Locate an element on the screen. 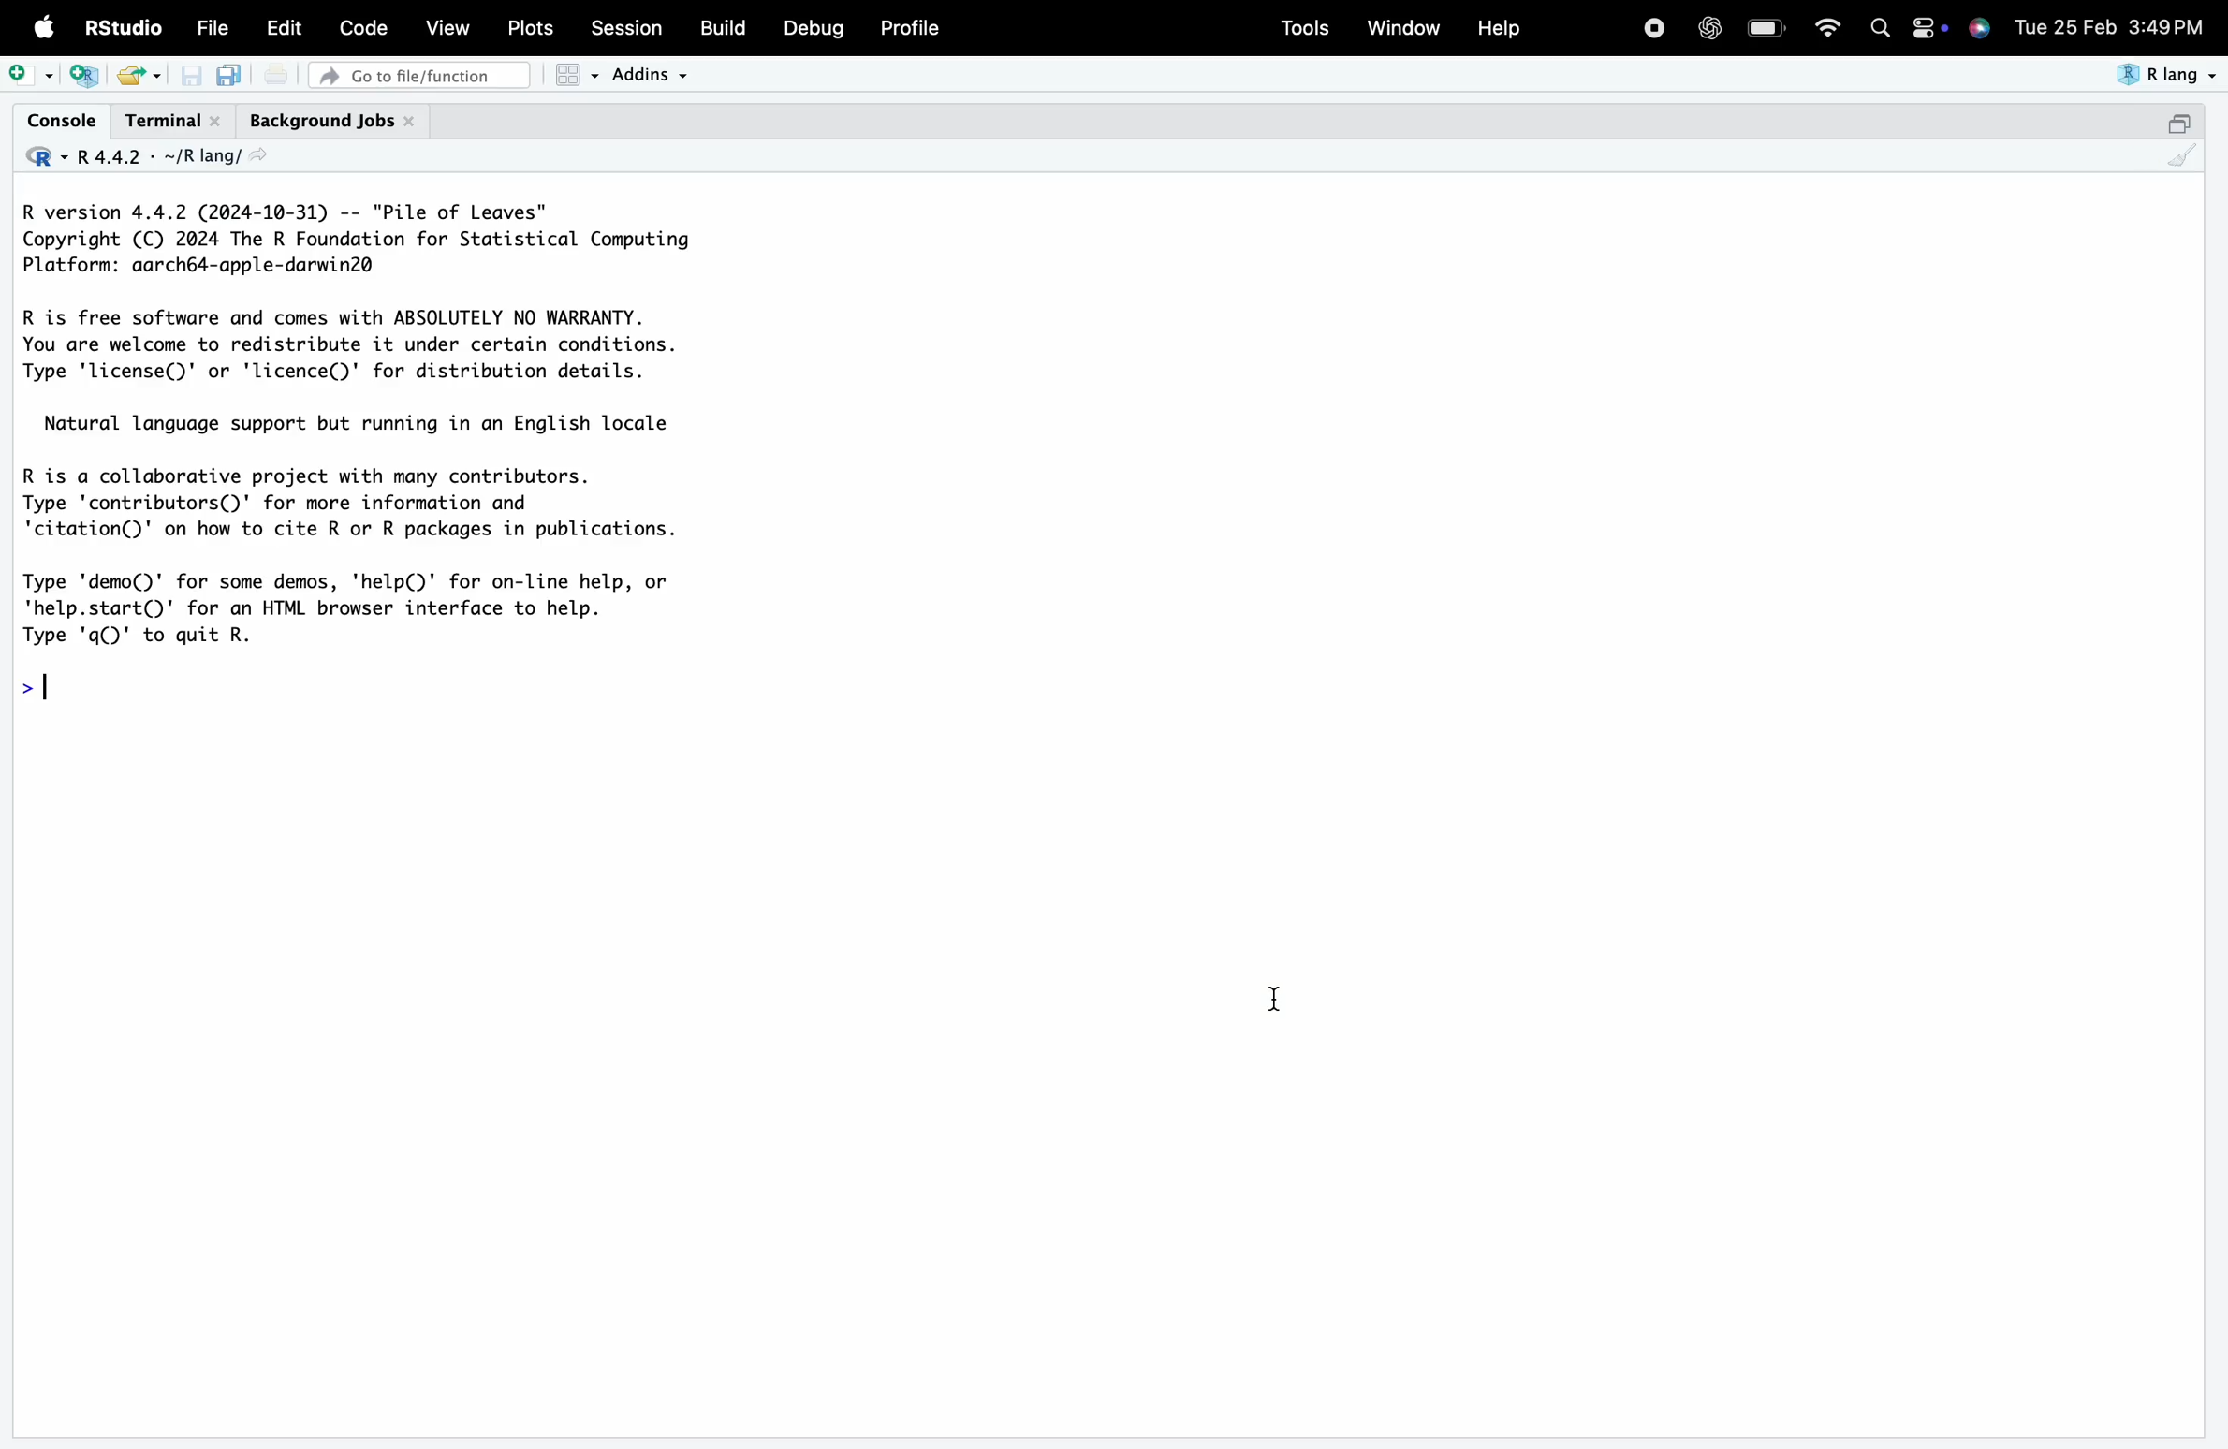 This screenshot has width=2228, height=1449. open AI is located at coordinates (1708, 28).